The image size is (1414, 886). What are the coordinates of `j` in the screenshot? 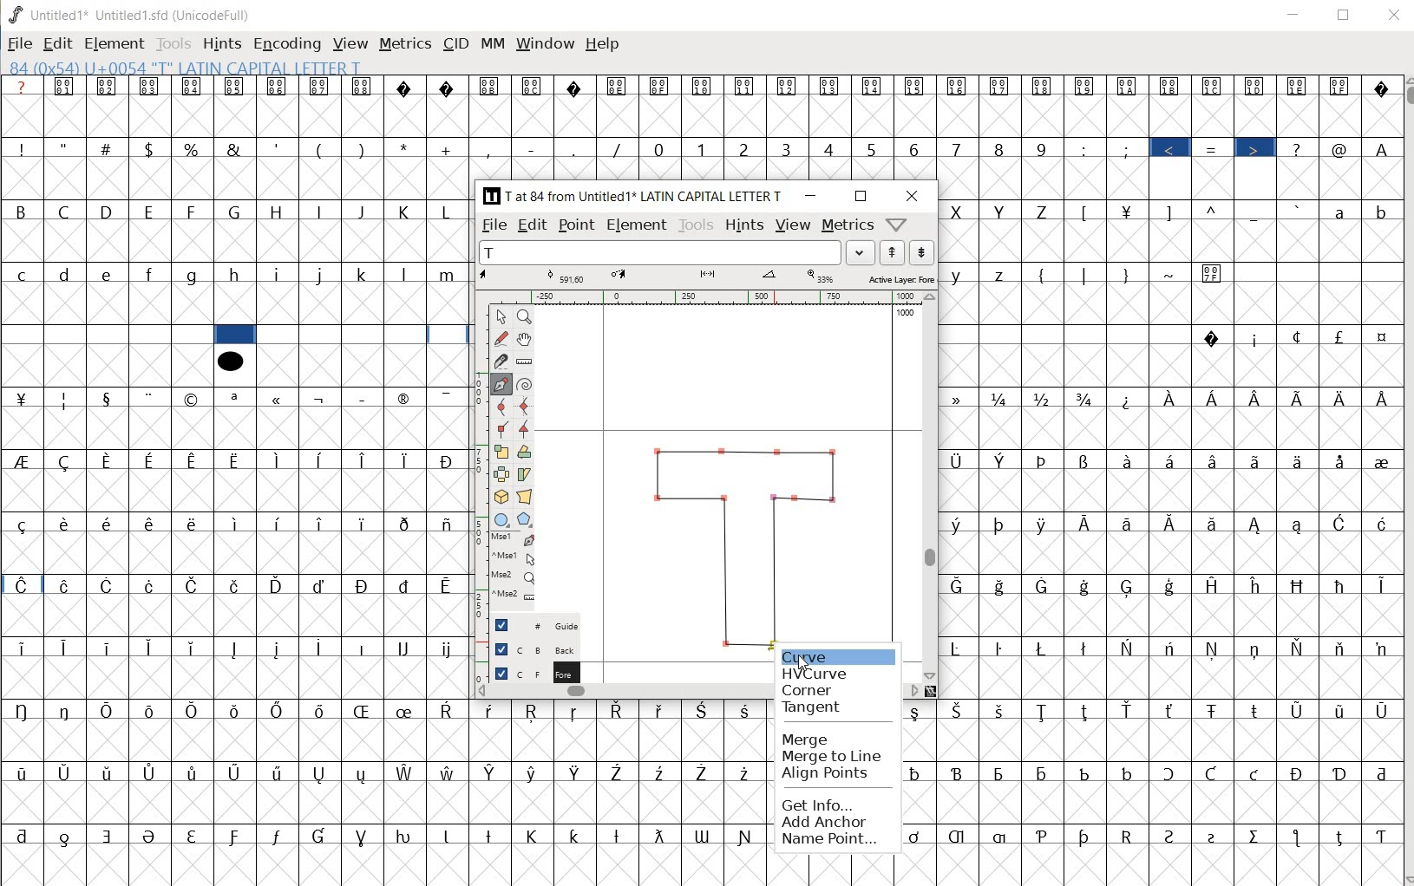 It's located at (322, 273).